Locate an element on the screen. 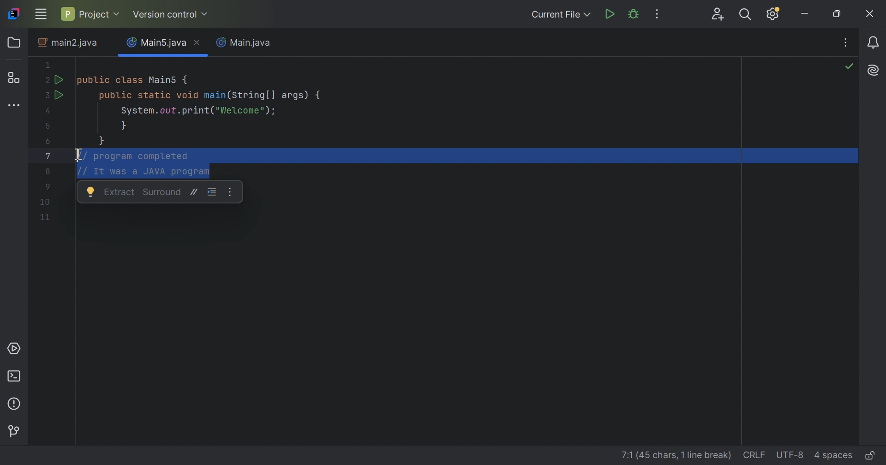 This screenshot has height=465, width=886. Close is located at coordinates (871, 15).